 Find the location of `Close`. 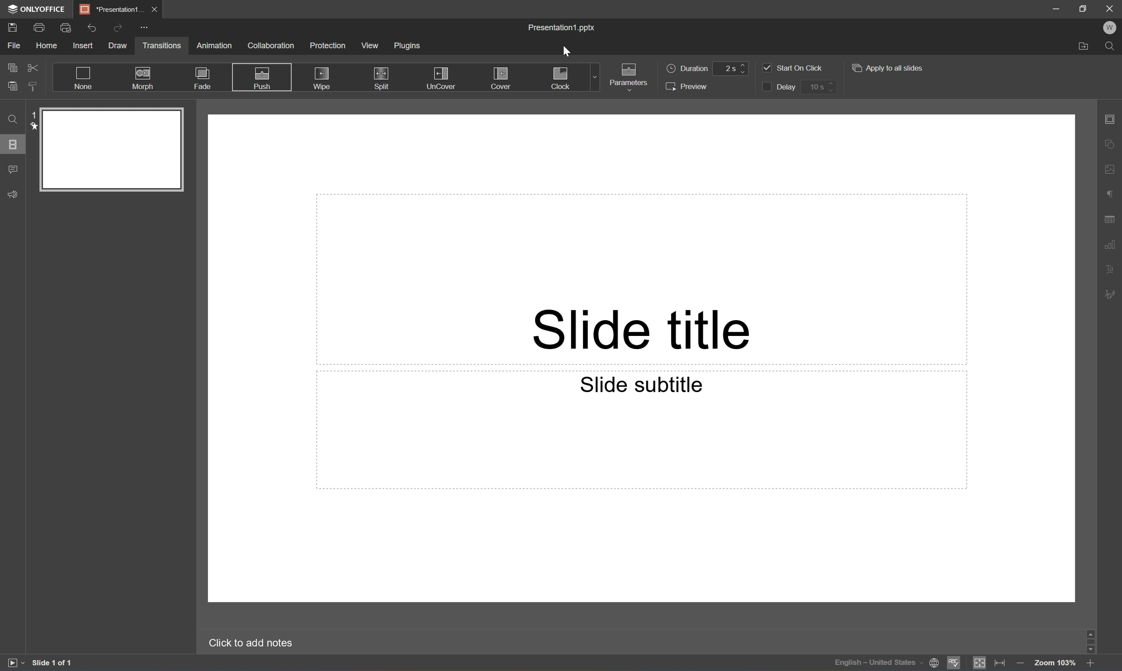

Close is located at coordinates (155, 9).